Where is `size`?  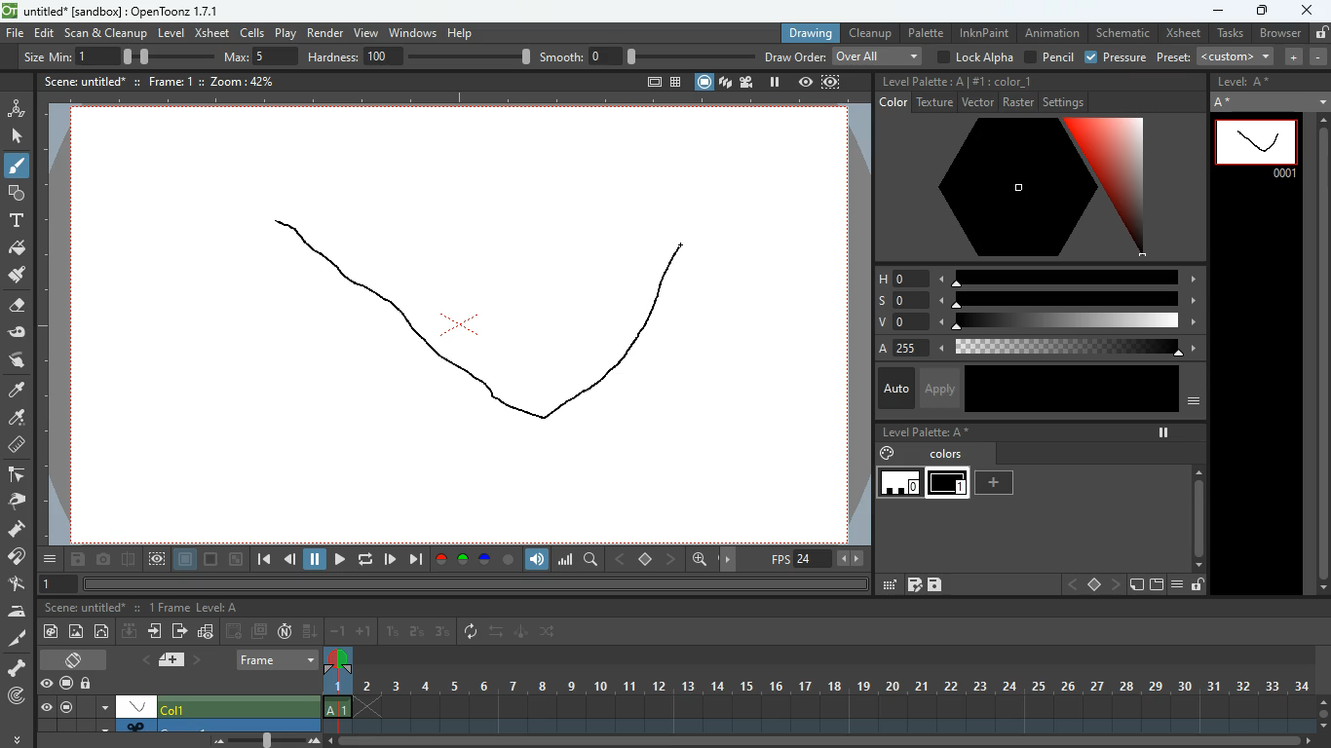
size is located at coordinates (162, 56).